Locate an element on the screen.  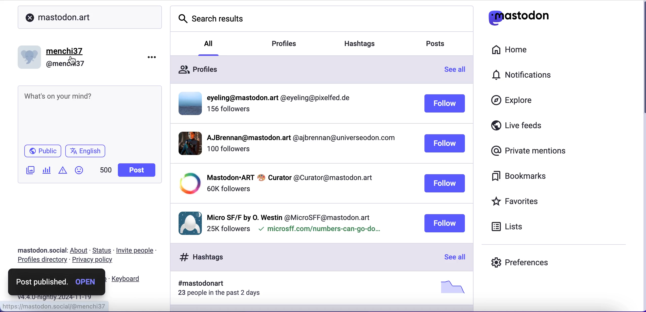
username is located at coordinates (289, 217).